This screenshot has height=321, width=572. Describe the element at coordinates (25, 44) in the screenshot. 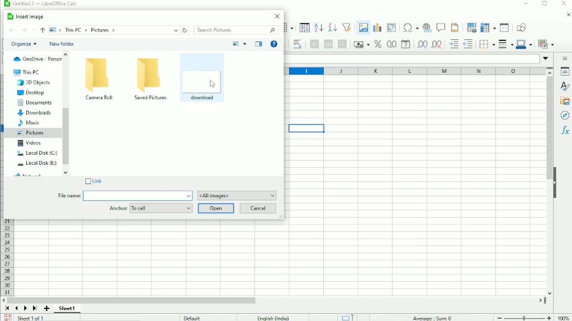

I see `Organize` at that location.